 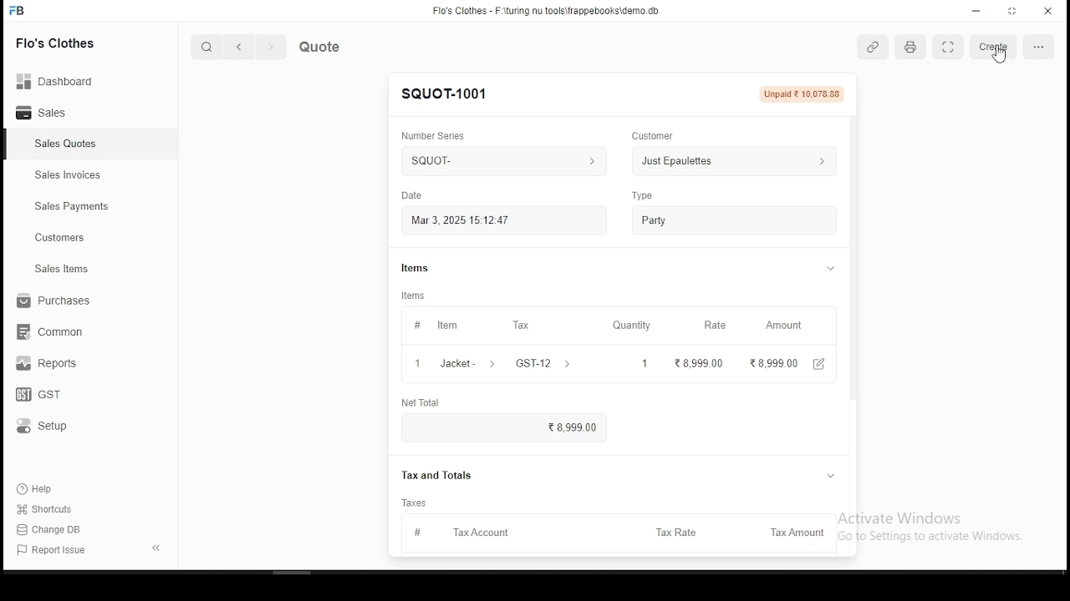 I want to click on cursor, so click(x=996, y=57).